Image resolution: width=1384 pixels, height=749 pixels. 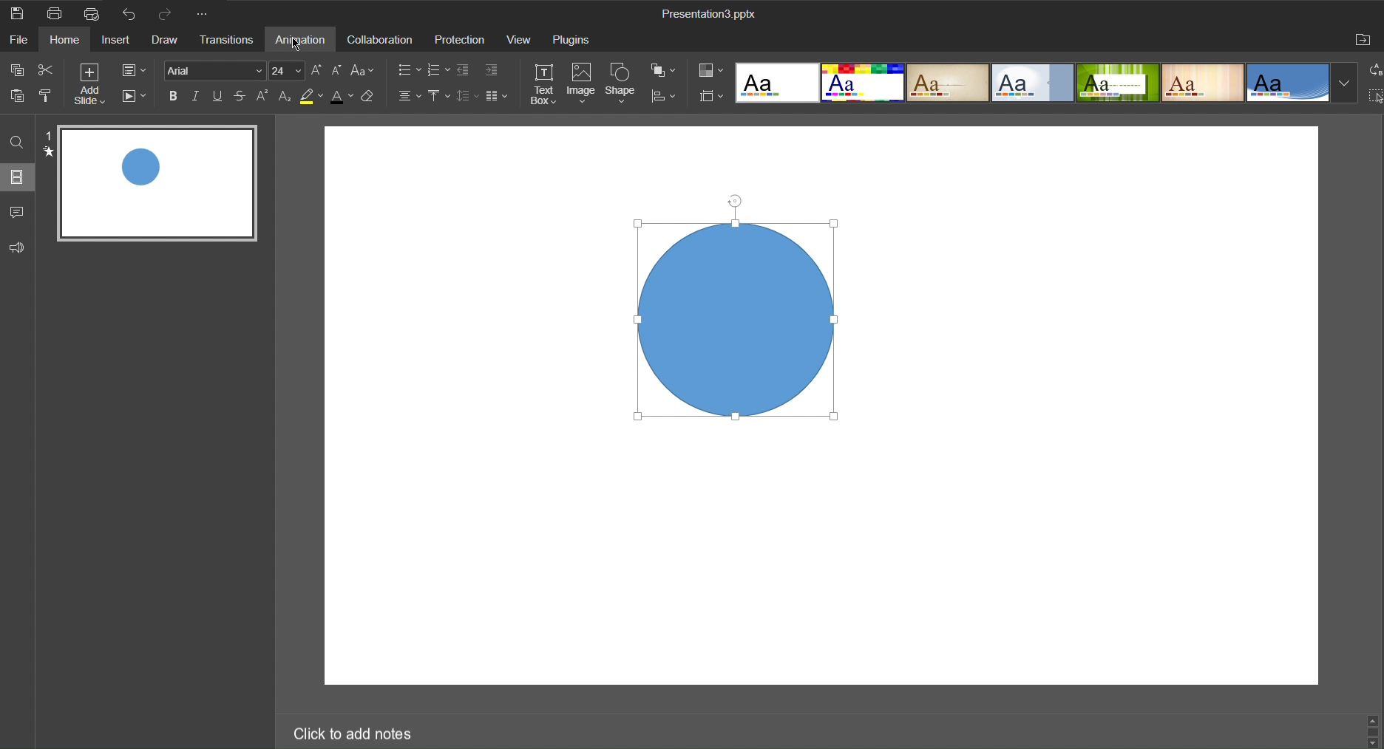 I want to click on Font Case Setting, so click(x=366, y=72).